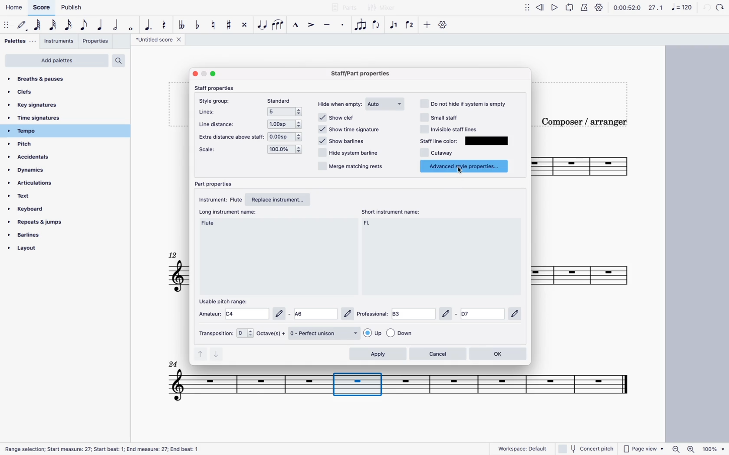 The image size is (729, 455). What do you see at coordinates (371, 313) in the screenshot?
I see `professional` at bounding box center [371, 313].